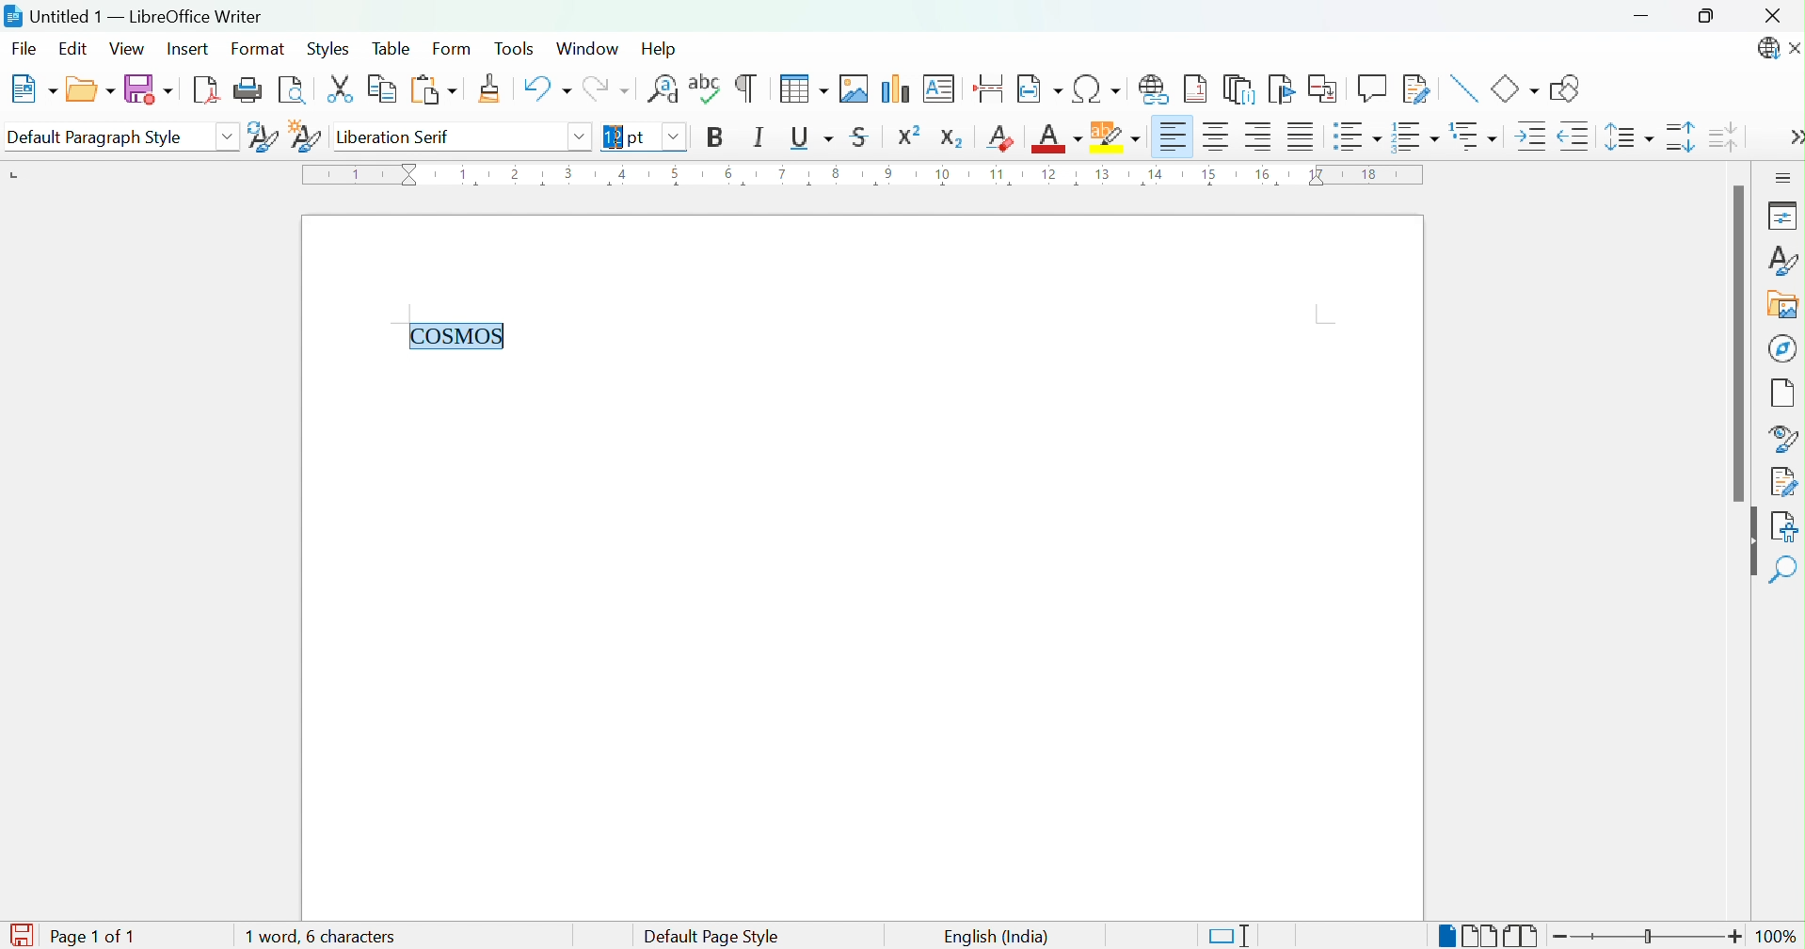  What do you see at coordinates (380, 89) in the screenshot?
I see `Copy` at bounding box center [380, 89].